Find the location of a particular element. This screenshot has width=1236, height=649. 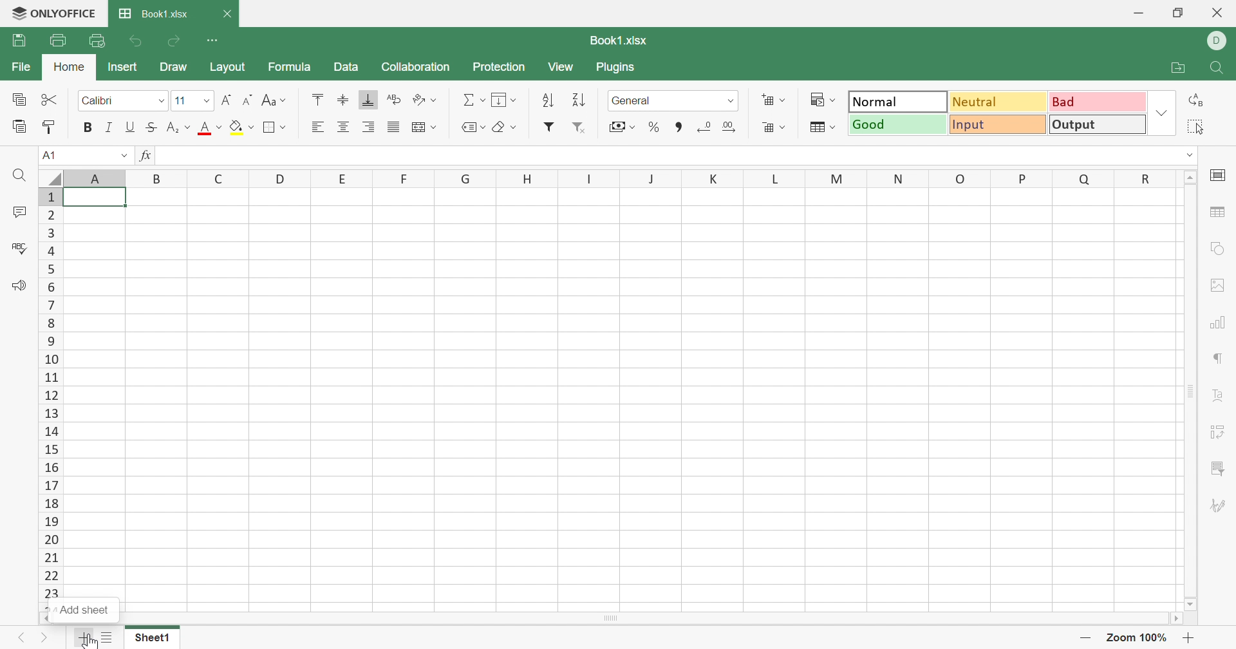

Fill color is located at coordinates (234, 124).